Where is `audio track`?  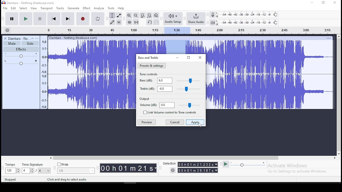 audio track is located at coordinates (270, 57).